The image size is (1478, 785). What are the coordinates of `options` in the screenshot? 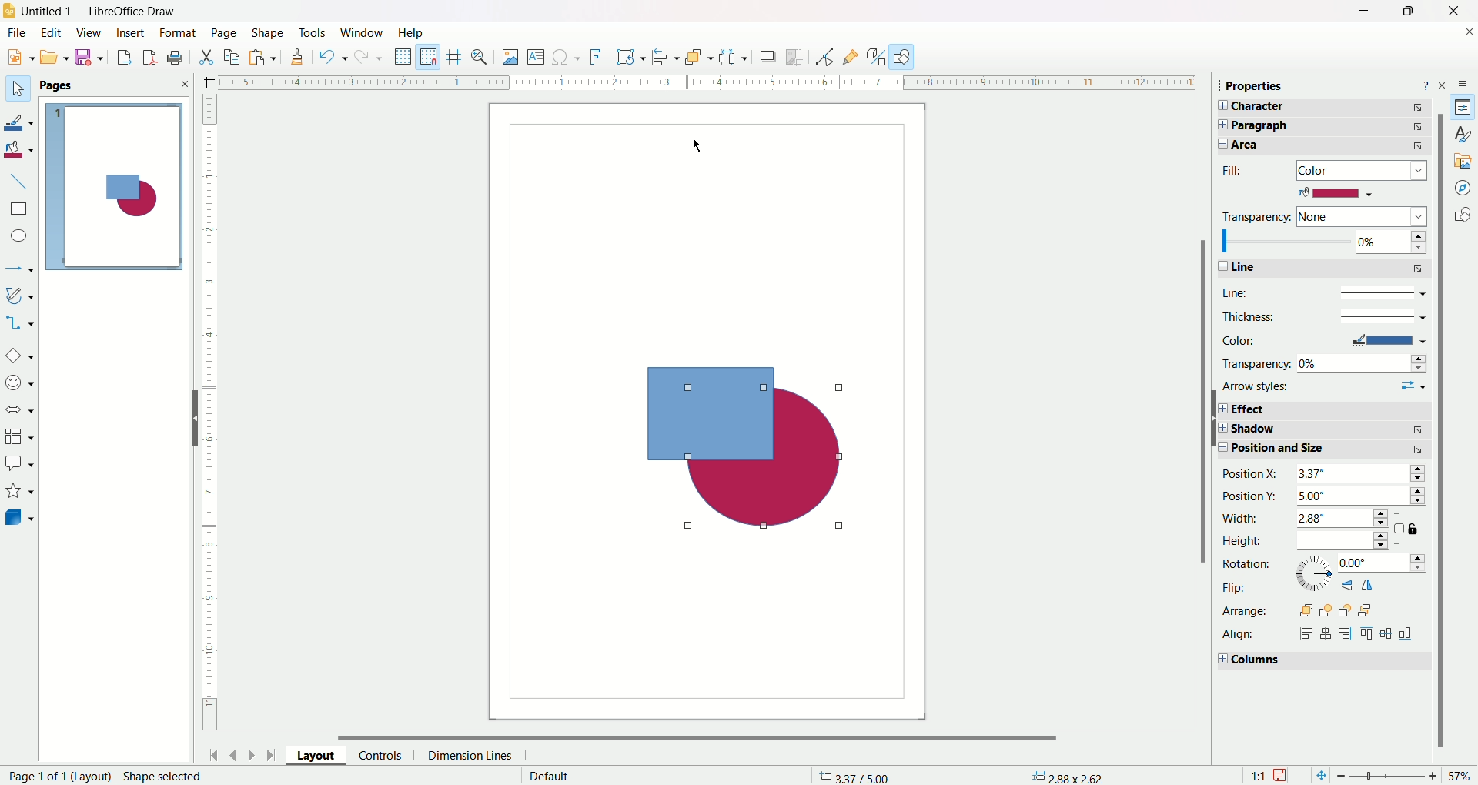 It's located at (1466, 82).